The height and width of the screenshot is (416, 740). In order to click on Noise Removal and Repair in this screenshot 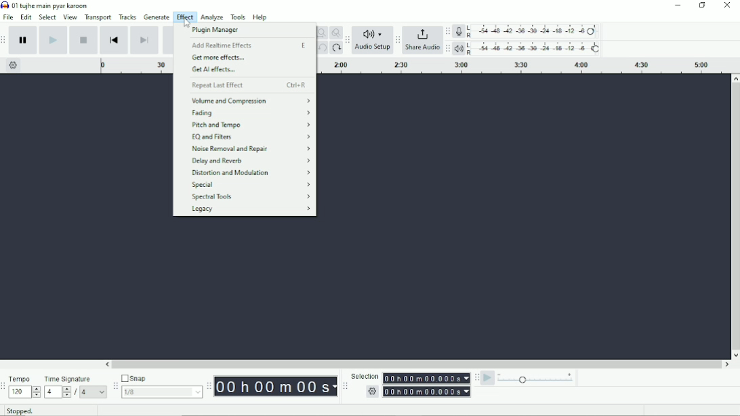, I will do `click(250, 148)`.